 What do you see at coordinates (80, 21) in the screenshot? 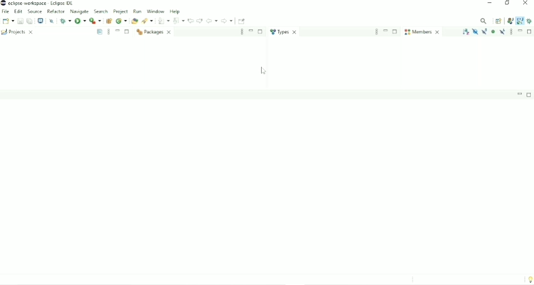
I see `Run` at bounding box center [80, 21].